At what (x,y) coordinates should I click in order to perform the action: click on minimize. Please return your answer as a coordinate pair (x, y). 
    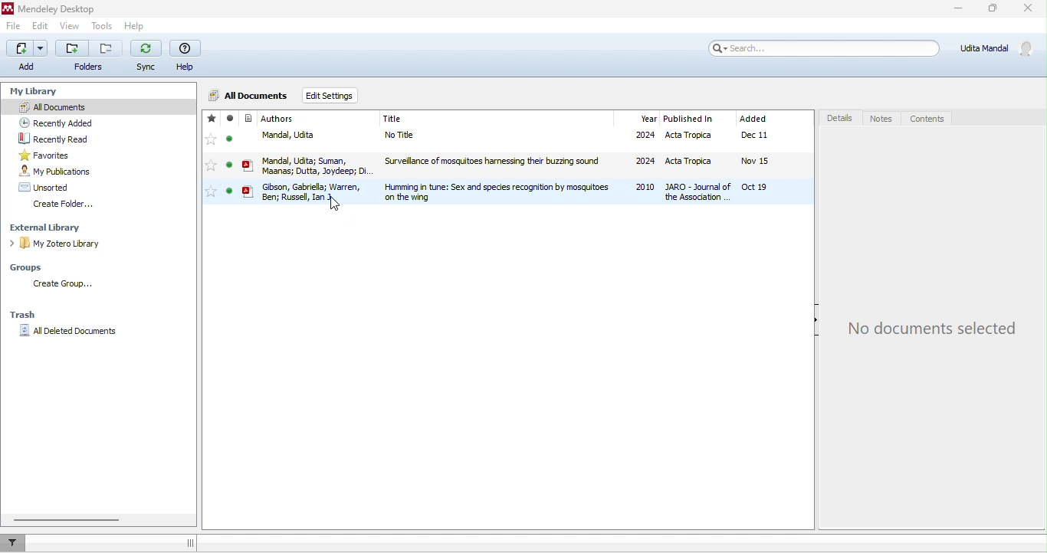
    Looking at the image, I should click on (953, 10).